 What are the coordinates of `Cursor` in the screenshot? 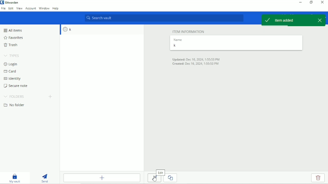 It's located at (155, 179).